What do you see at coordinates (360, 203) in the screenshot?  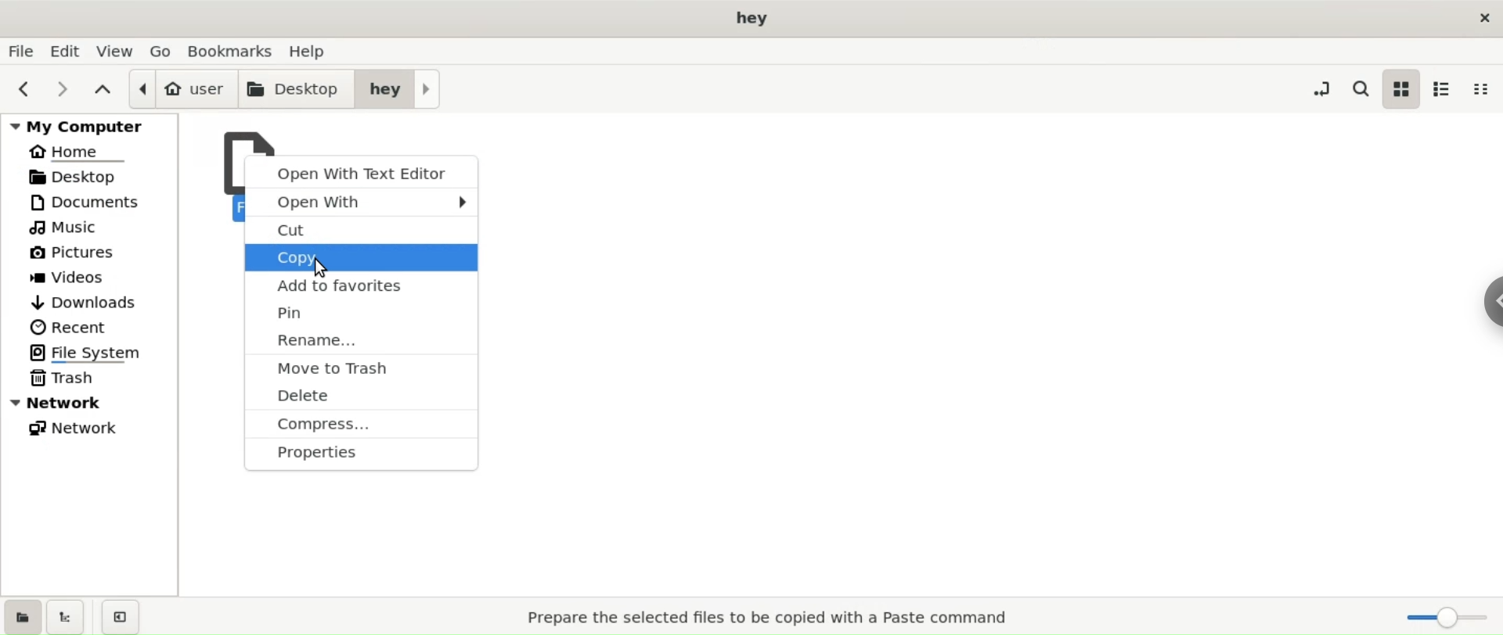 I see `open with` at bounding box center [360, 203].